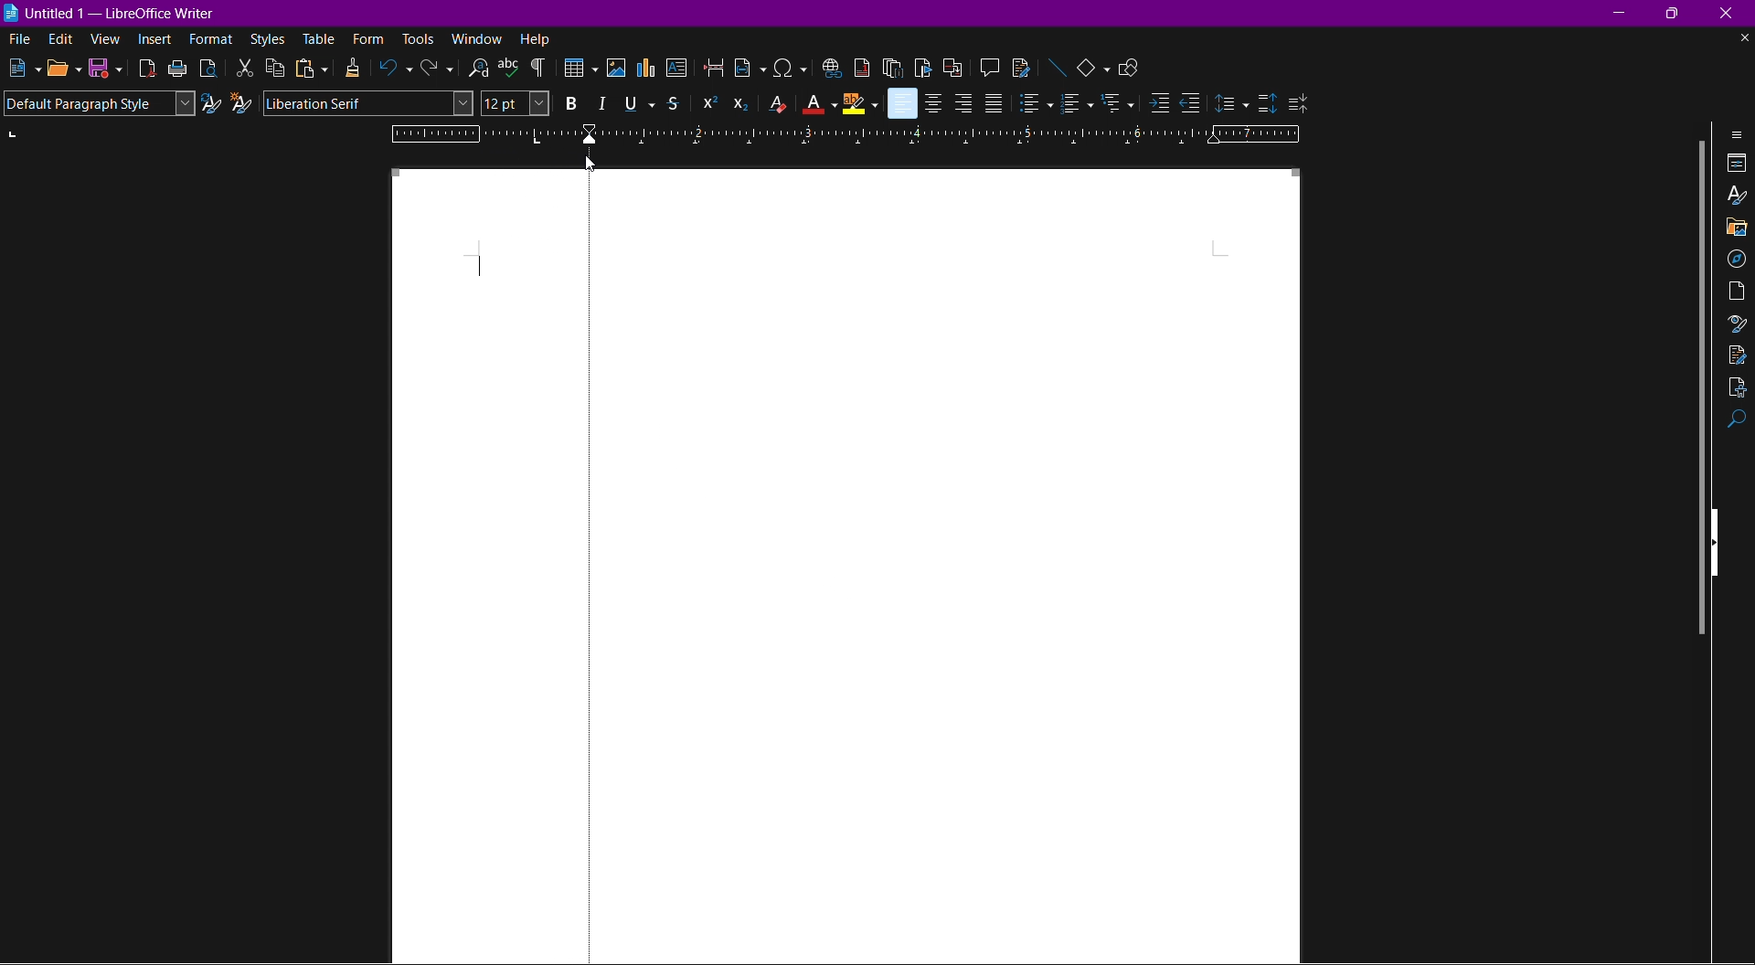 The width and height of the screenshot is (1755, 965). Describe the element at coordinates (1622, 12) in the screenshot. I see `Minimize` at that location.